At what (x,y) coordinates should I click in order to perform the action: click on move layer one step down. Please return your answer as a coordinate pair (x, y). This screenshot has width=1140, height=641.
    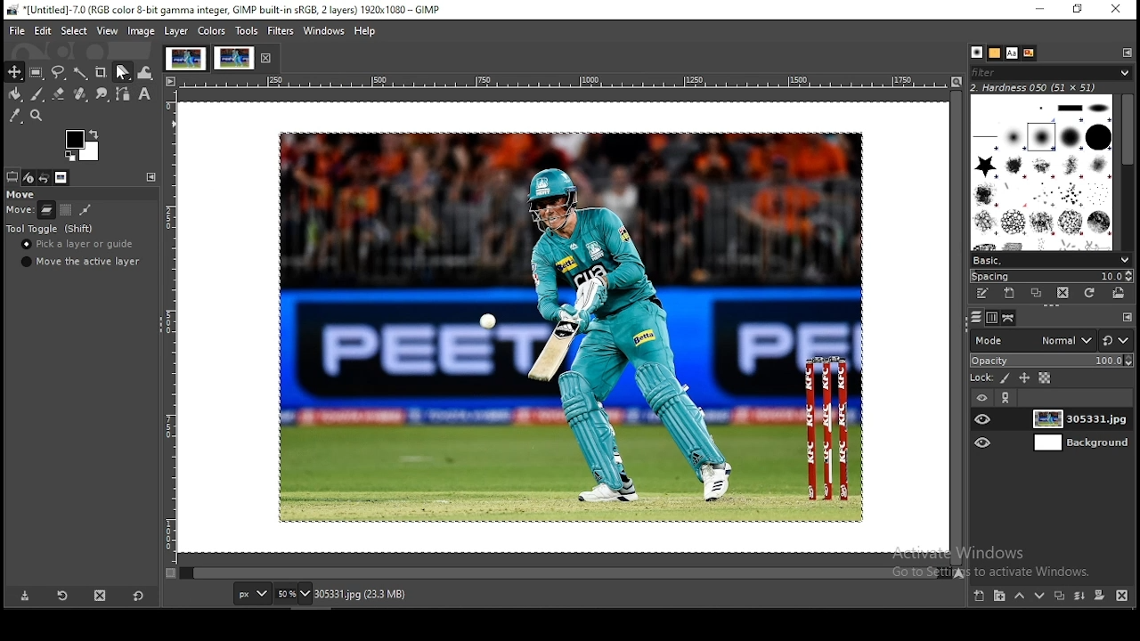
    Looking at the image, I should click on (1041, 596).